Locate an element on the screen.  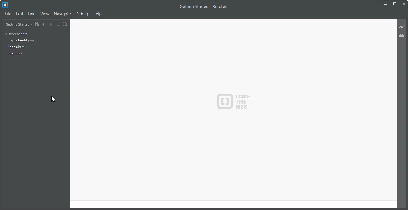
index.html is located at coordinates (17, 47).